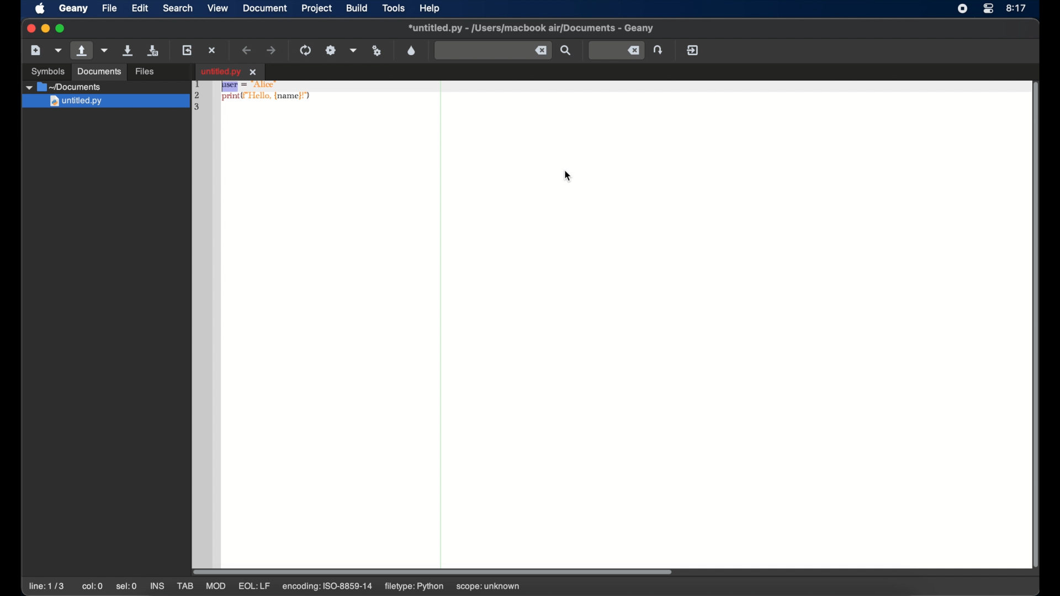 This screenshot has height=596, width=1060. What do you see at coordinates (231, 70) in the screenshot?
I see `tab` at bounding box center [231, 70].